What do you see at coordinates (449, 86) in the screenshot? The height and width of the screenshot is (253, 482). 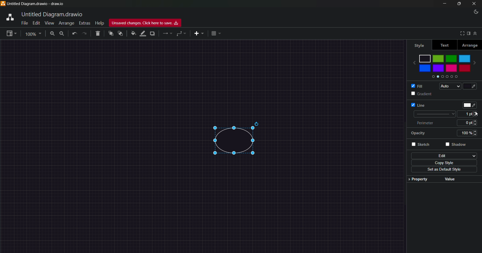 I see `fill type` at bounding box center [449, 86].